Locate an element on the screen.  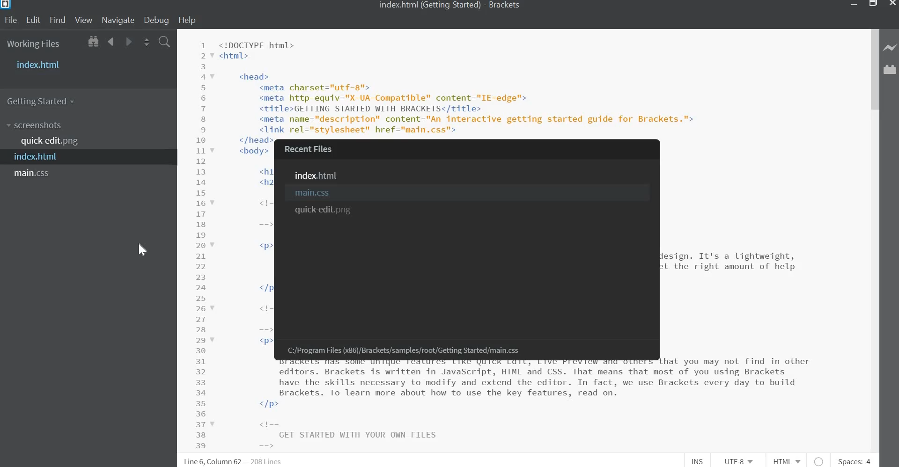
Navigate Forward is located at coordinates (127, 42).